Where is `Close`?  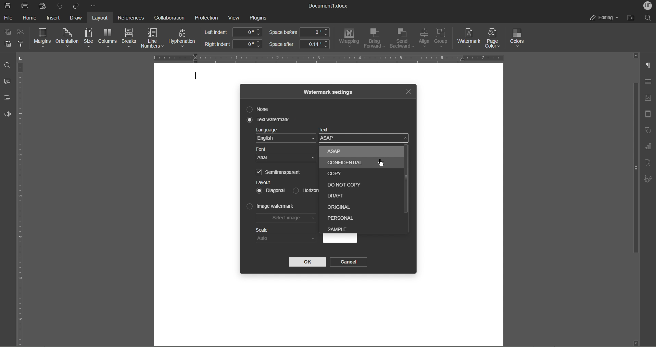
Close is located at coordinates (408, 91).